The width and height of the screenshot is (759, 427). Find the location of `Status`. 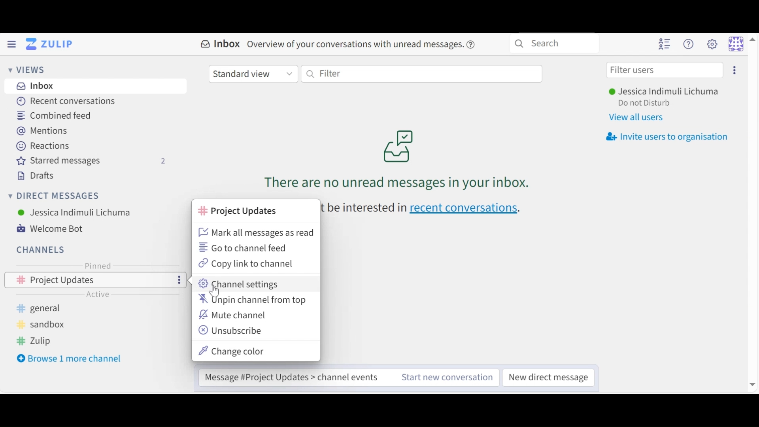

Status is located at coordinates (645, 104).